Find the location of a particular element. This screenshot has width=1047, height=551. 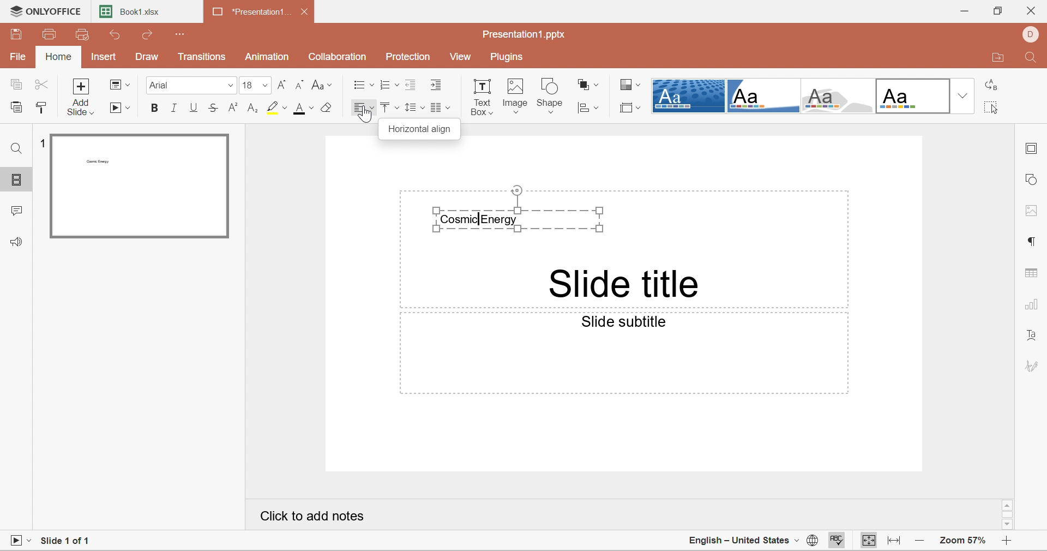

Close is located at coordinates (305, 13).